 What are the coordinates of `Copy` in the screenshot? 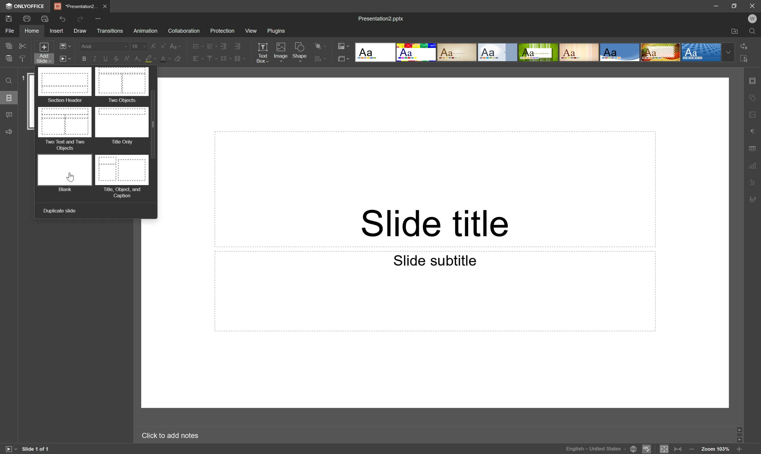 It's located at (9, 46).